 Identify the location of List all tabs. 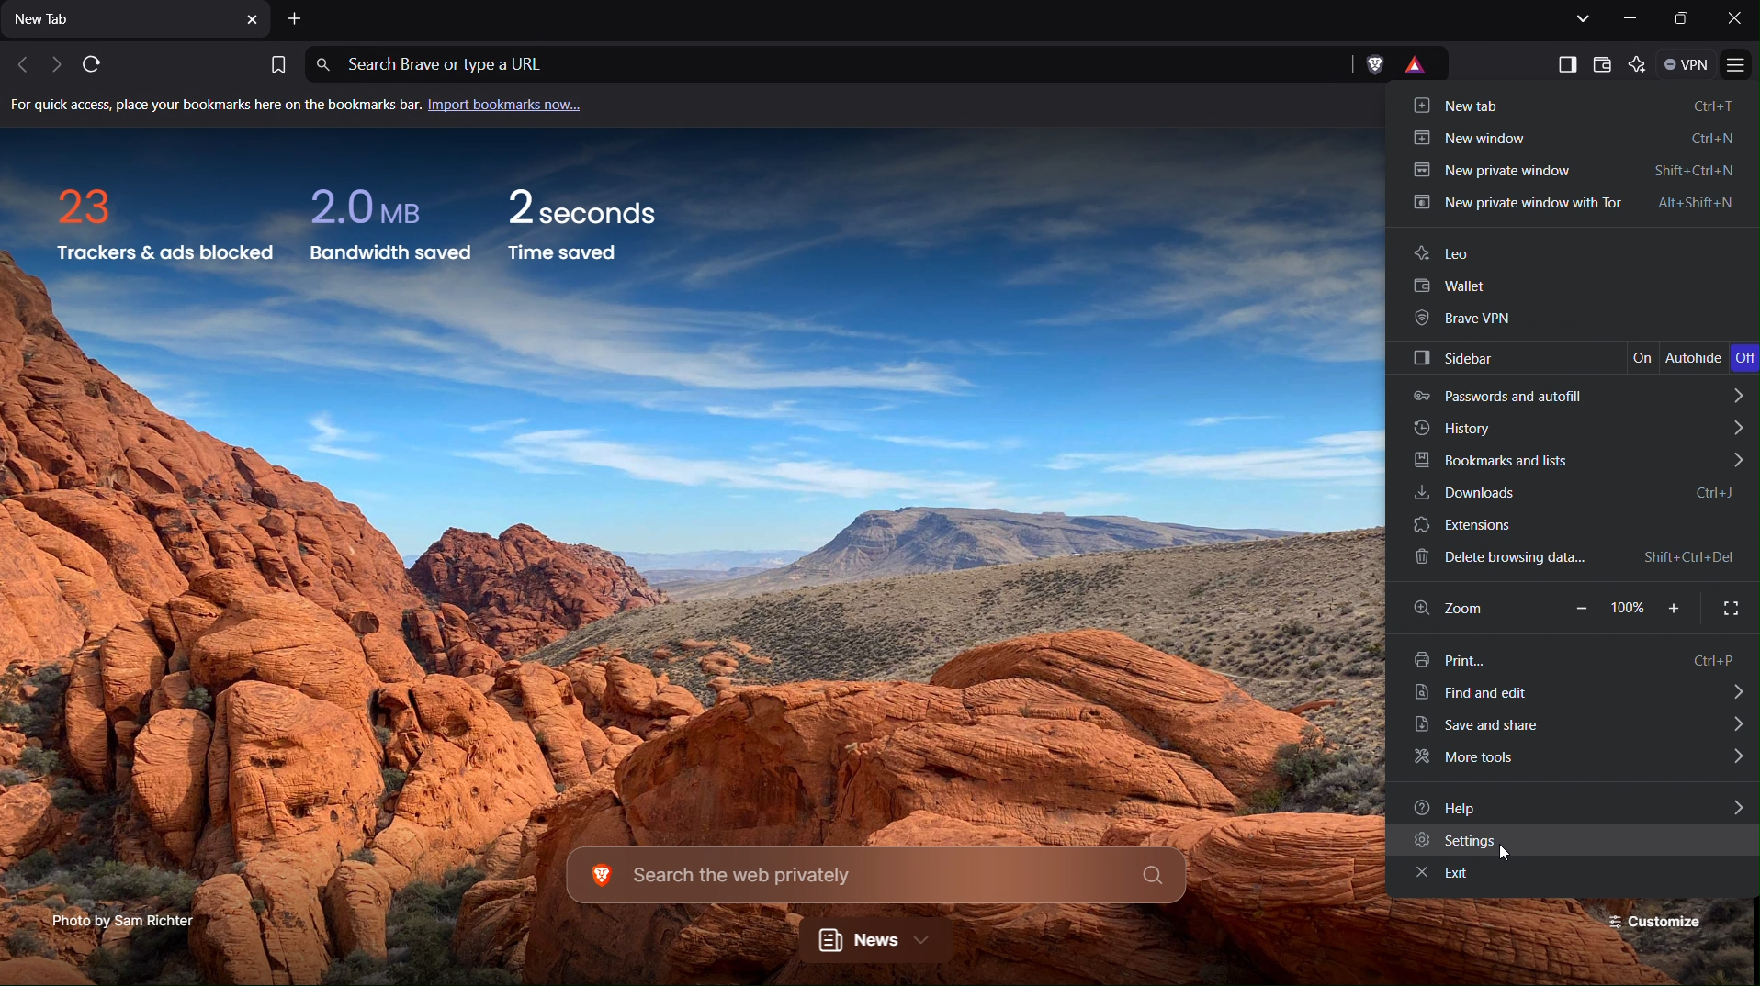
(1577, 17).